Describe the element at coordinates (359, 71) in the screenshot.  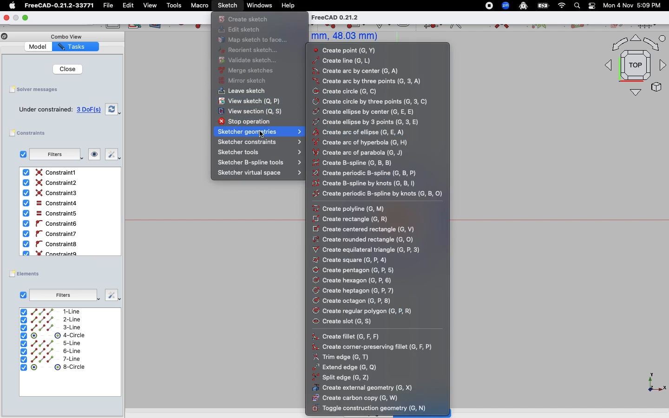
I see `Create arc by center (G, A)` at that location.